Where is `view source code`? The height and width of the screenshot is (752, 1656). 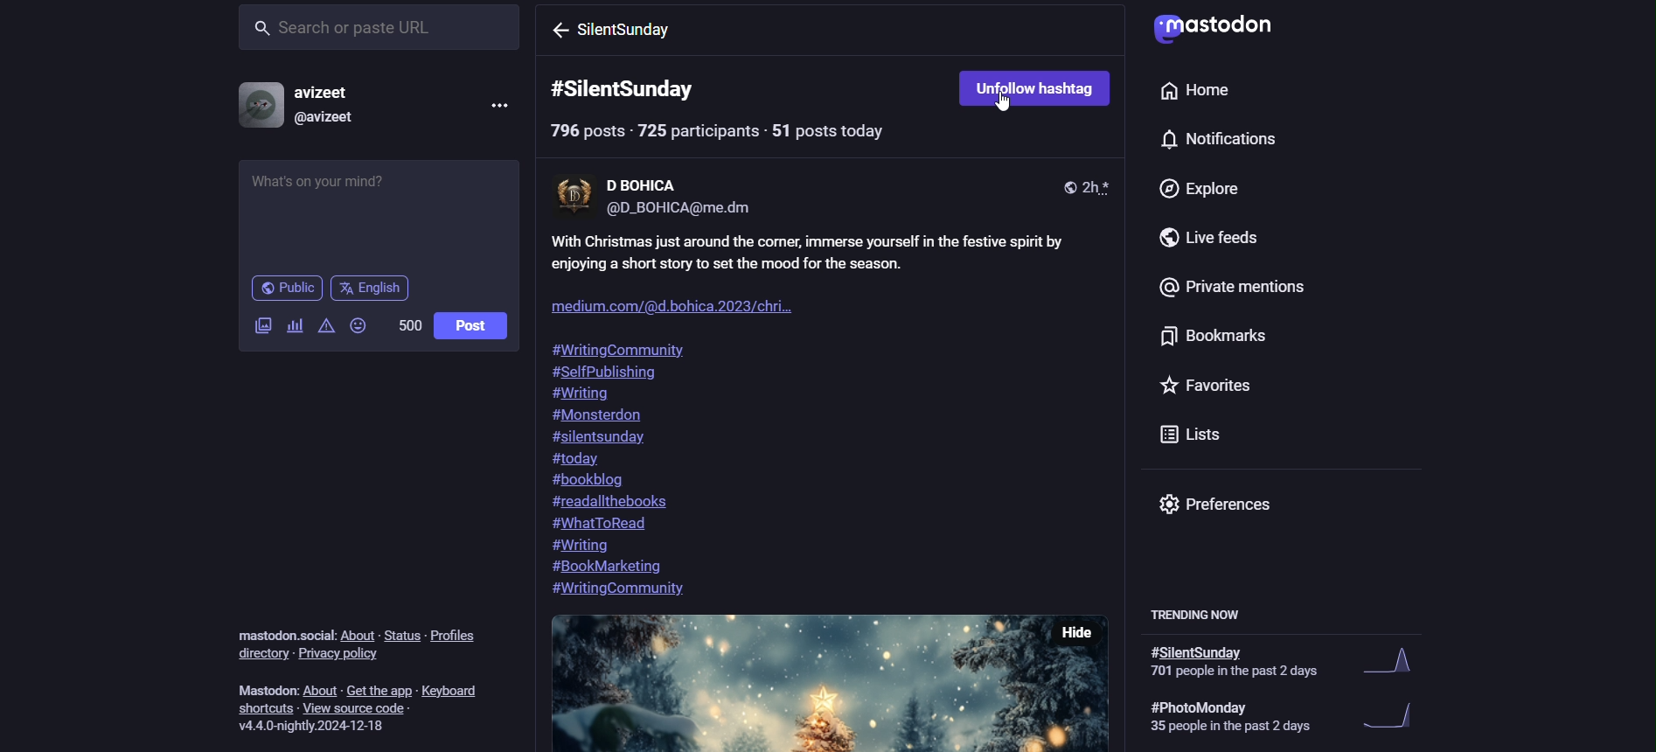
view source code is located at coordinates (368, 709).